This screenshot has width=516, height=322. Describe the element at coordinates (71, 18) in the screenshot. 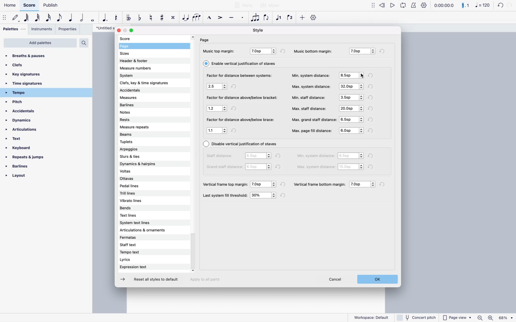

I see `quarter note` at that location.